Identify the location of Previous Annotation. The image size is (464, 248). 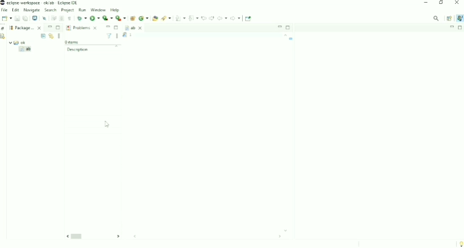
(194, 18).